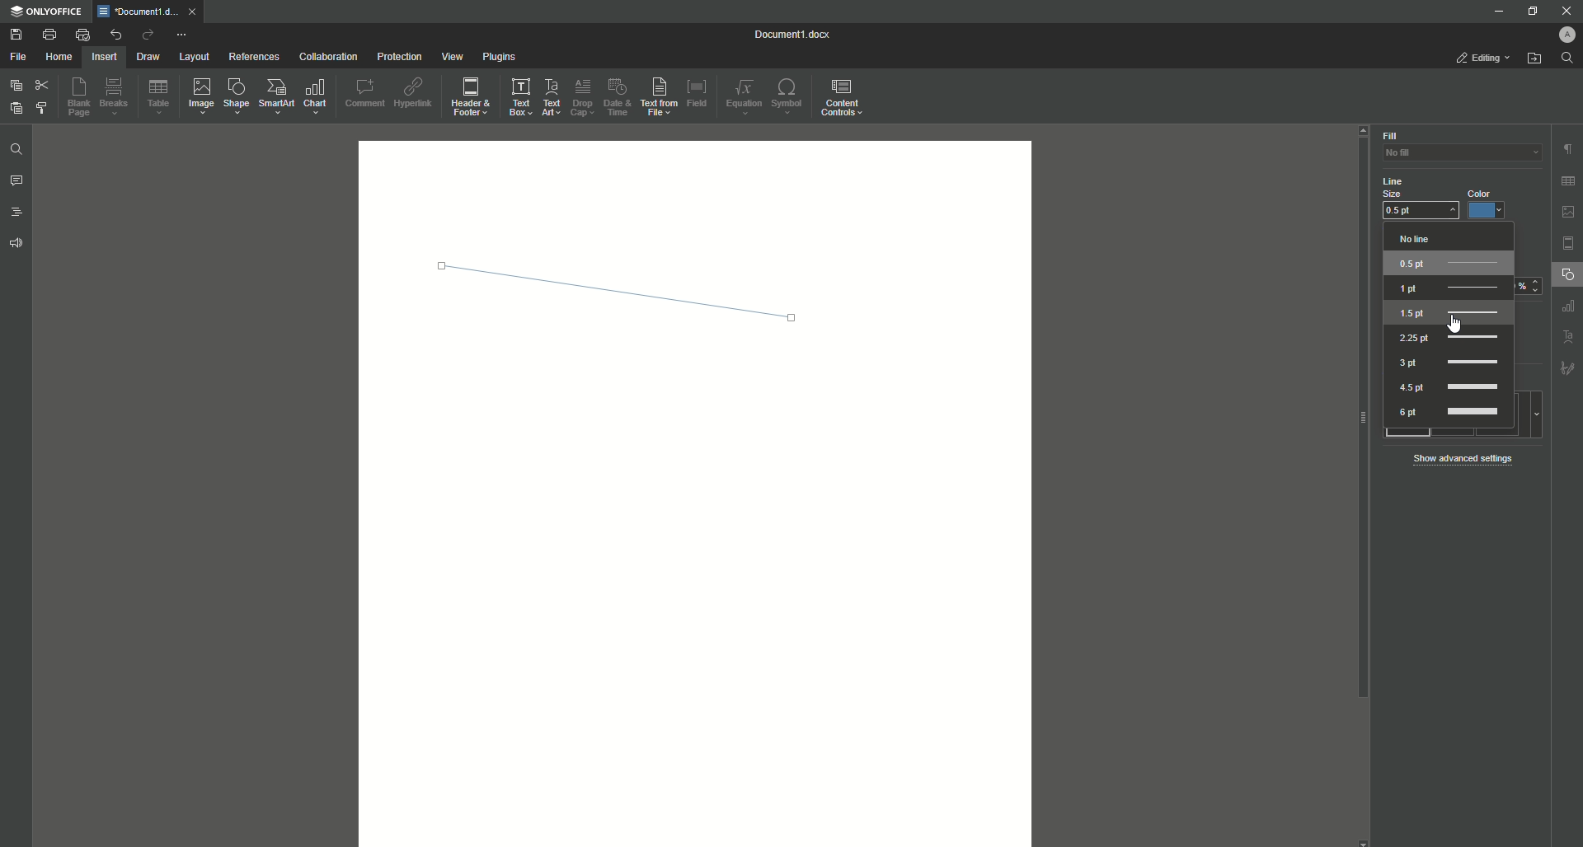 This screenshot has width=1583, height=847. What do you see at coordinates (14, 110) in the screenshot?
I see `Paste` at bounding box center [14, 110].